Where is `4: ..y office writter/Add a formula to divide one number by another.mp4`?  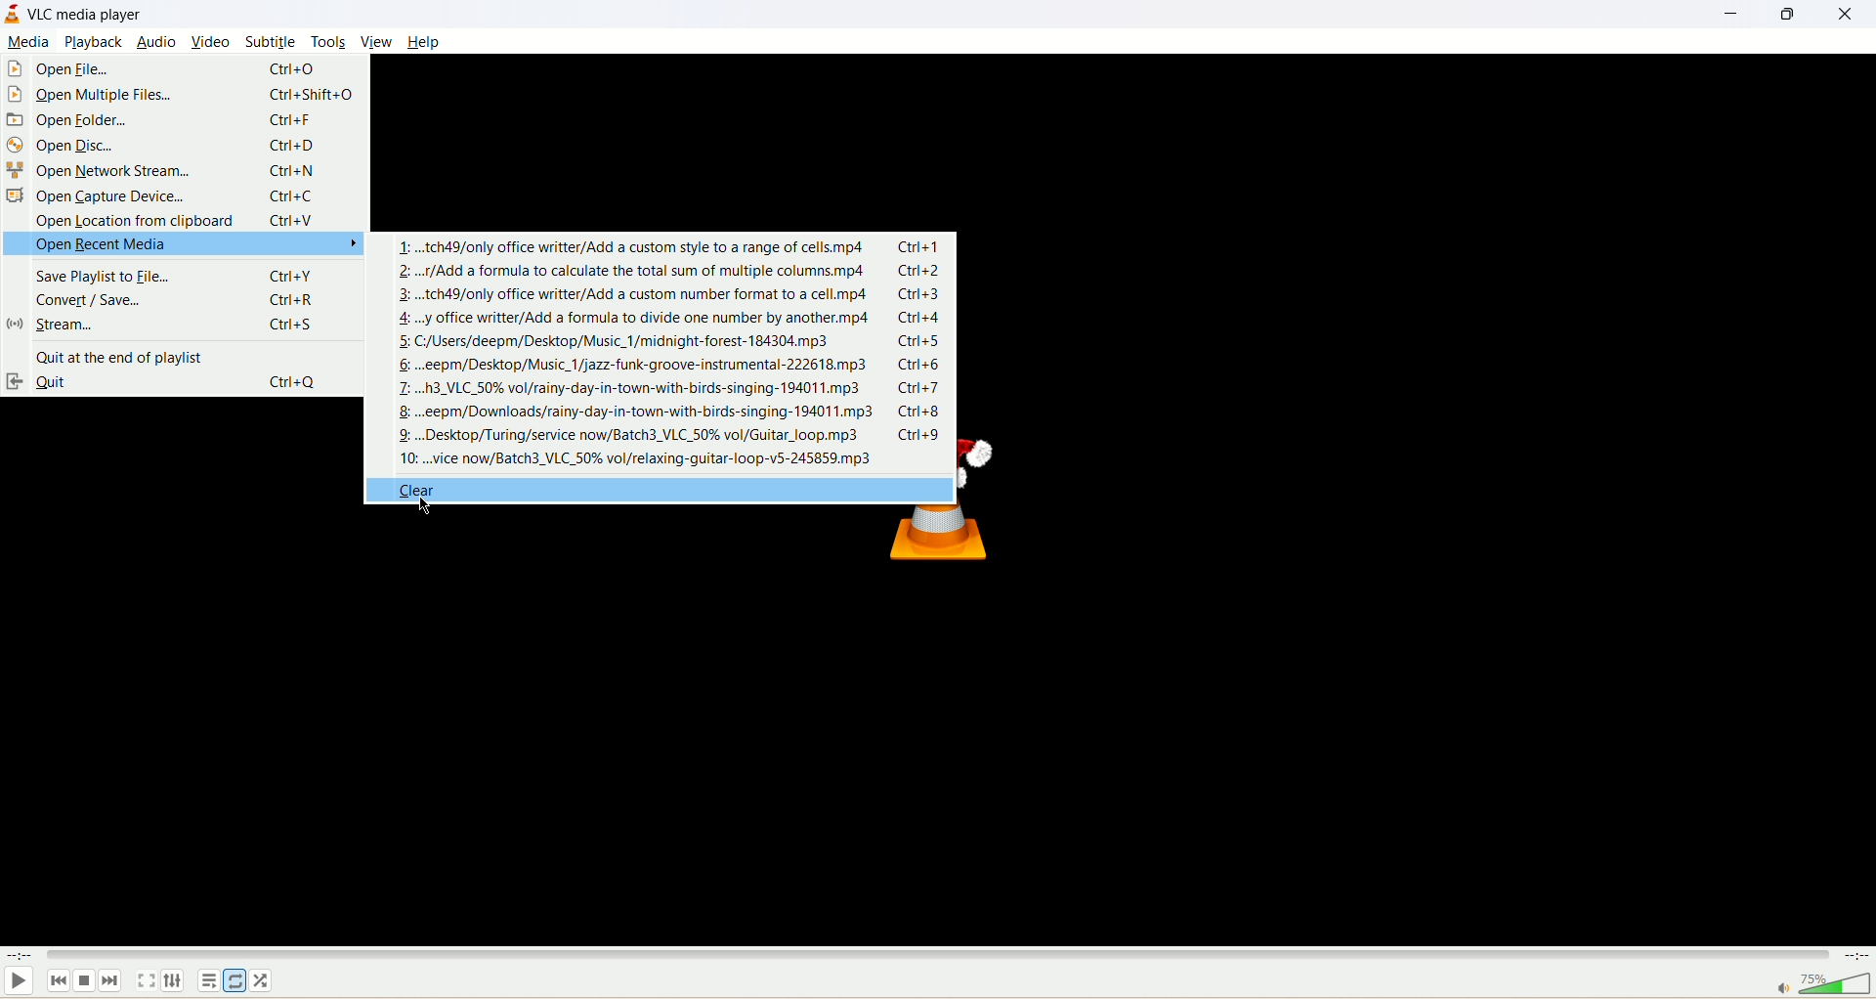
4: ..y office writter/Add a formula to divide one number by another.mp4 is located at coordinates (637, 319).